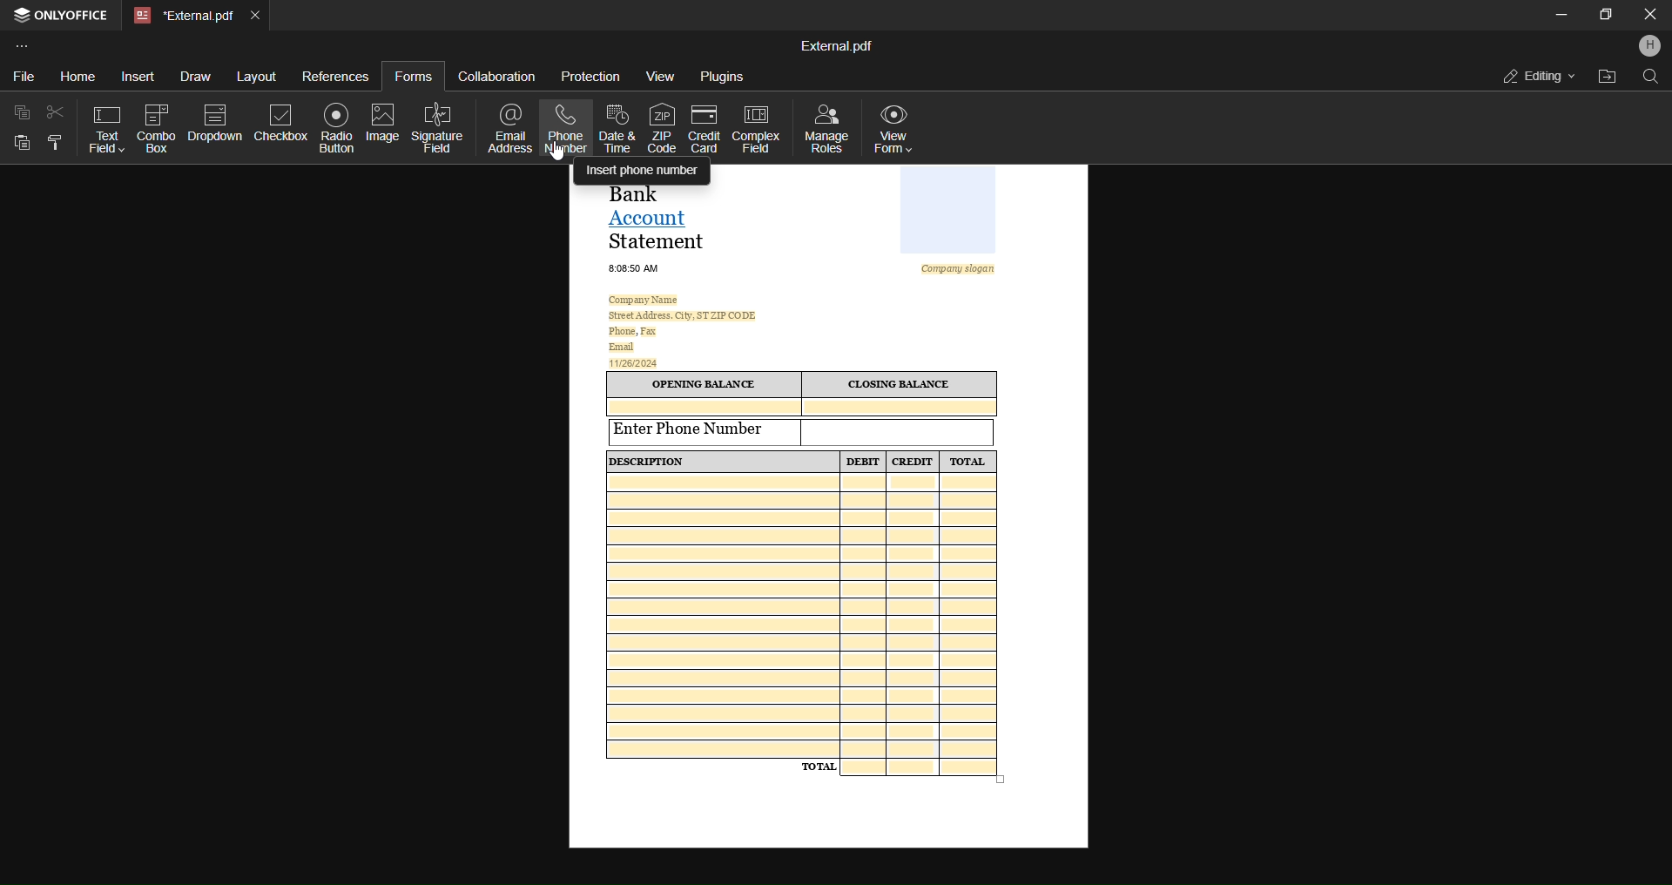  What do you see at coordinates (410, 77) in the screenshot?
I see `forms` at bounding box center [410, 77].